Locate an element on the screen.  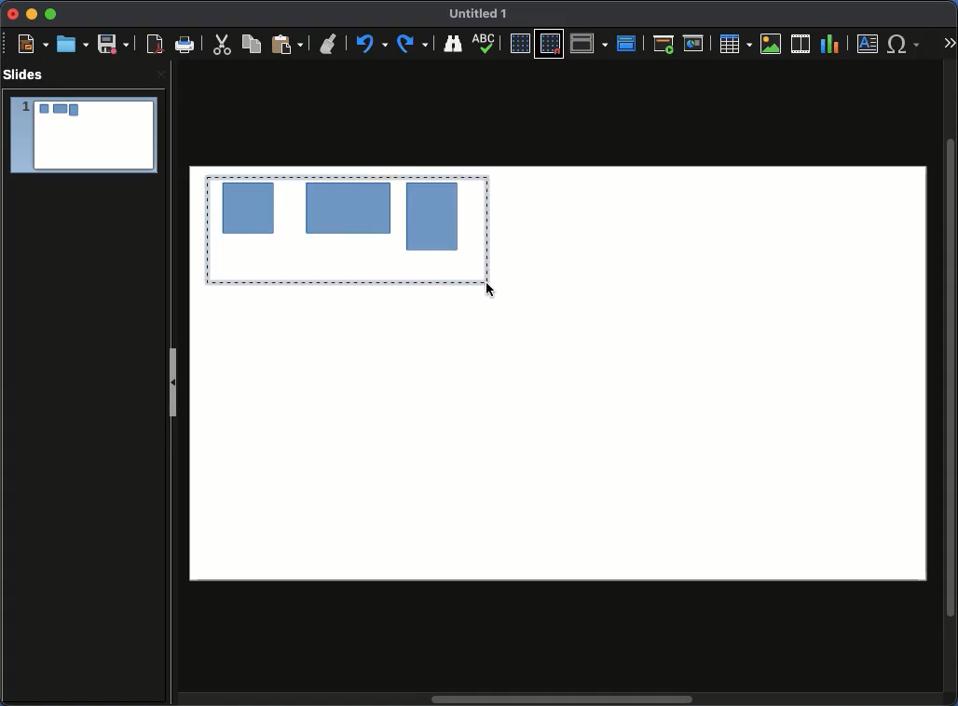
Cute is located at coordinates (224, 47).